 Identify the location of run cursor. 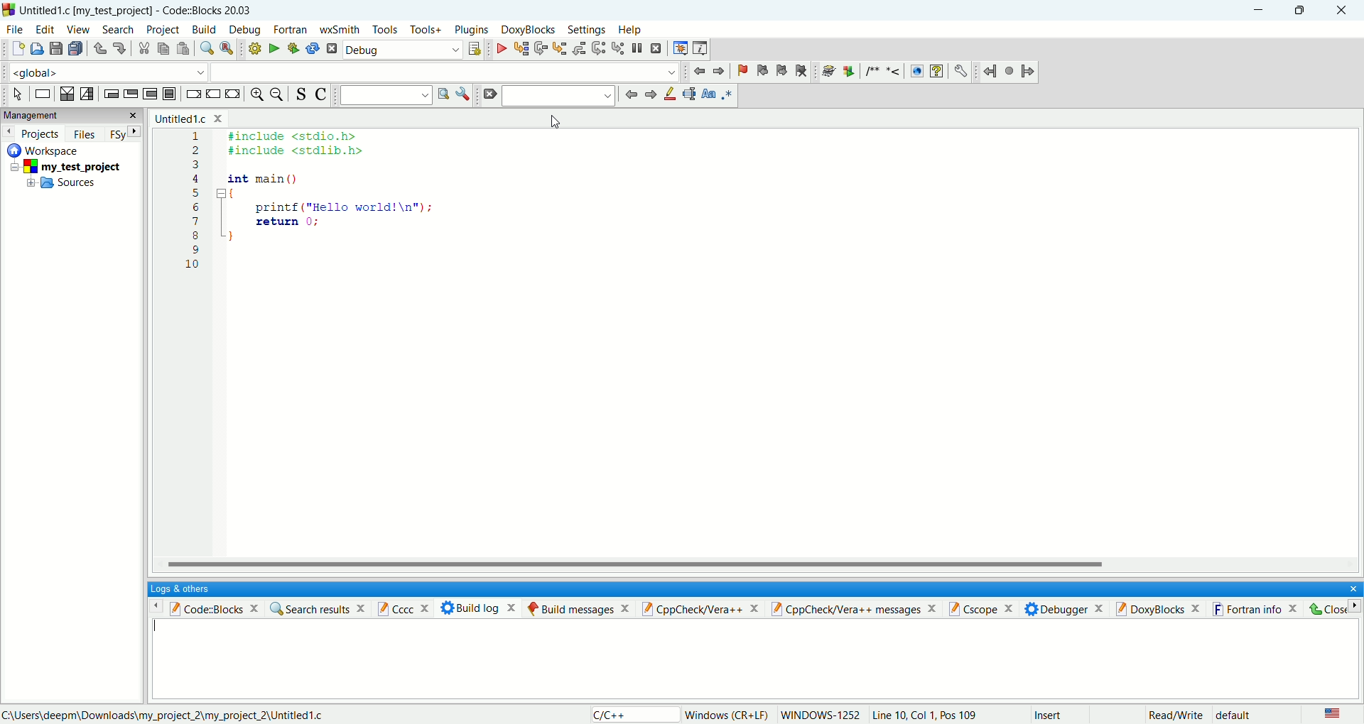
(520, 48).